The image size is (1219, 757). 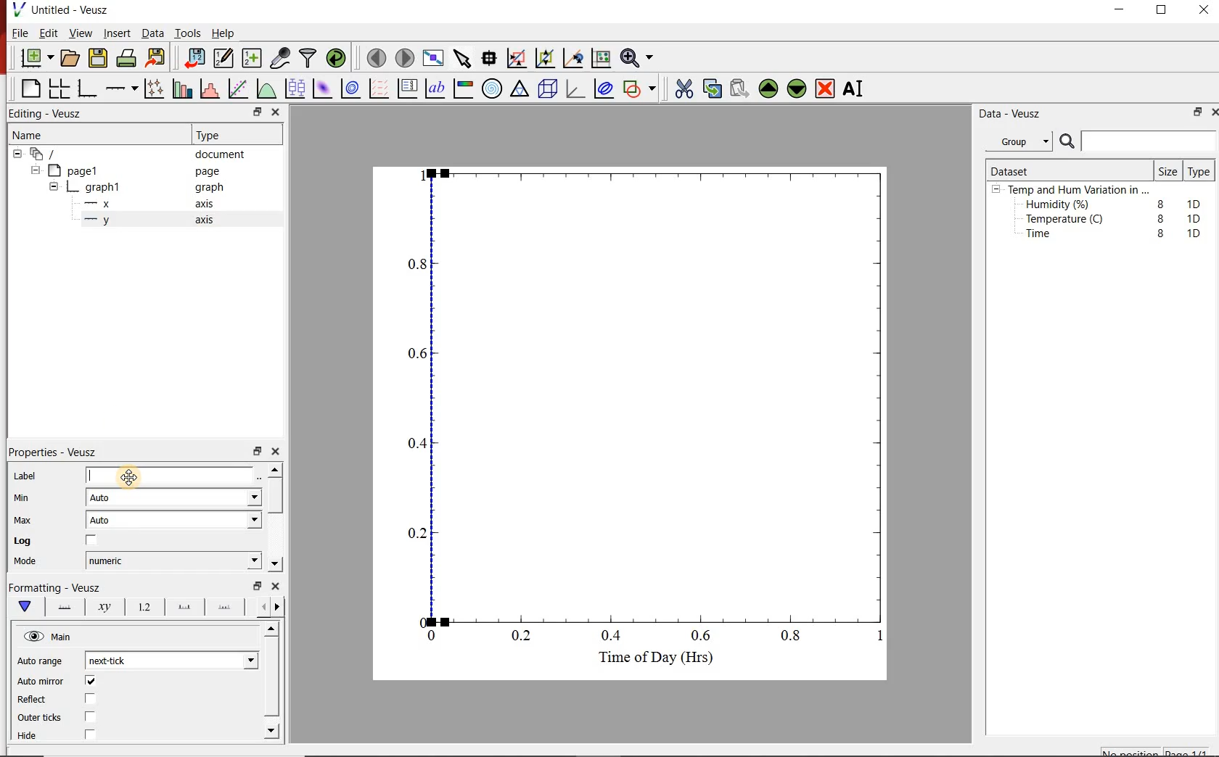 I want to click on Outer ticks, so click(x=70, y=719).